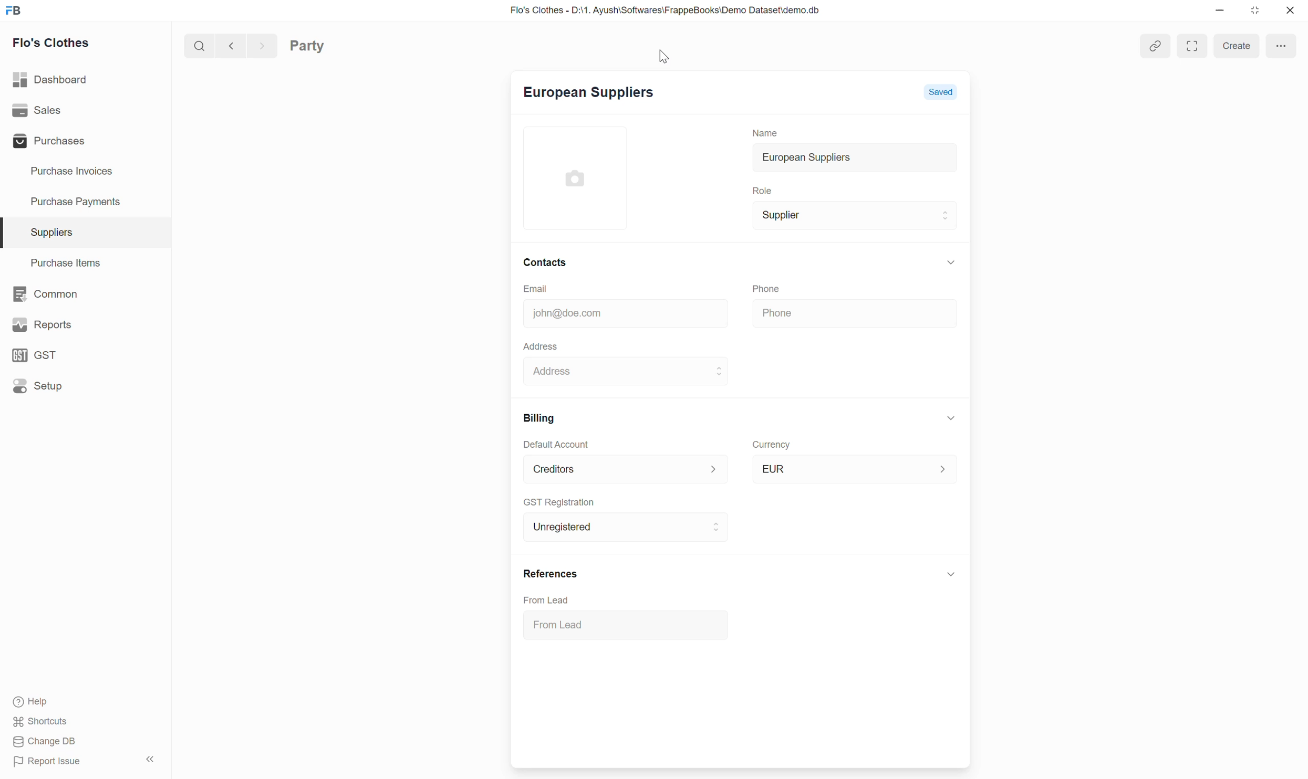 The image size is (1308, 779). Describe the element at coordinates (554, 599) in the screenshot. I see `From Lead` at that location.